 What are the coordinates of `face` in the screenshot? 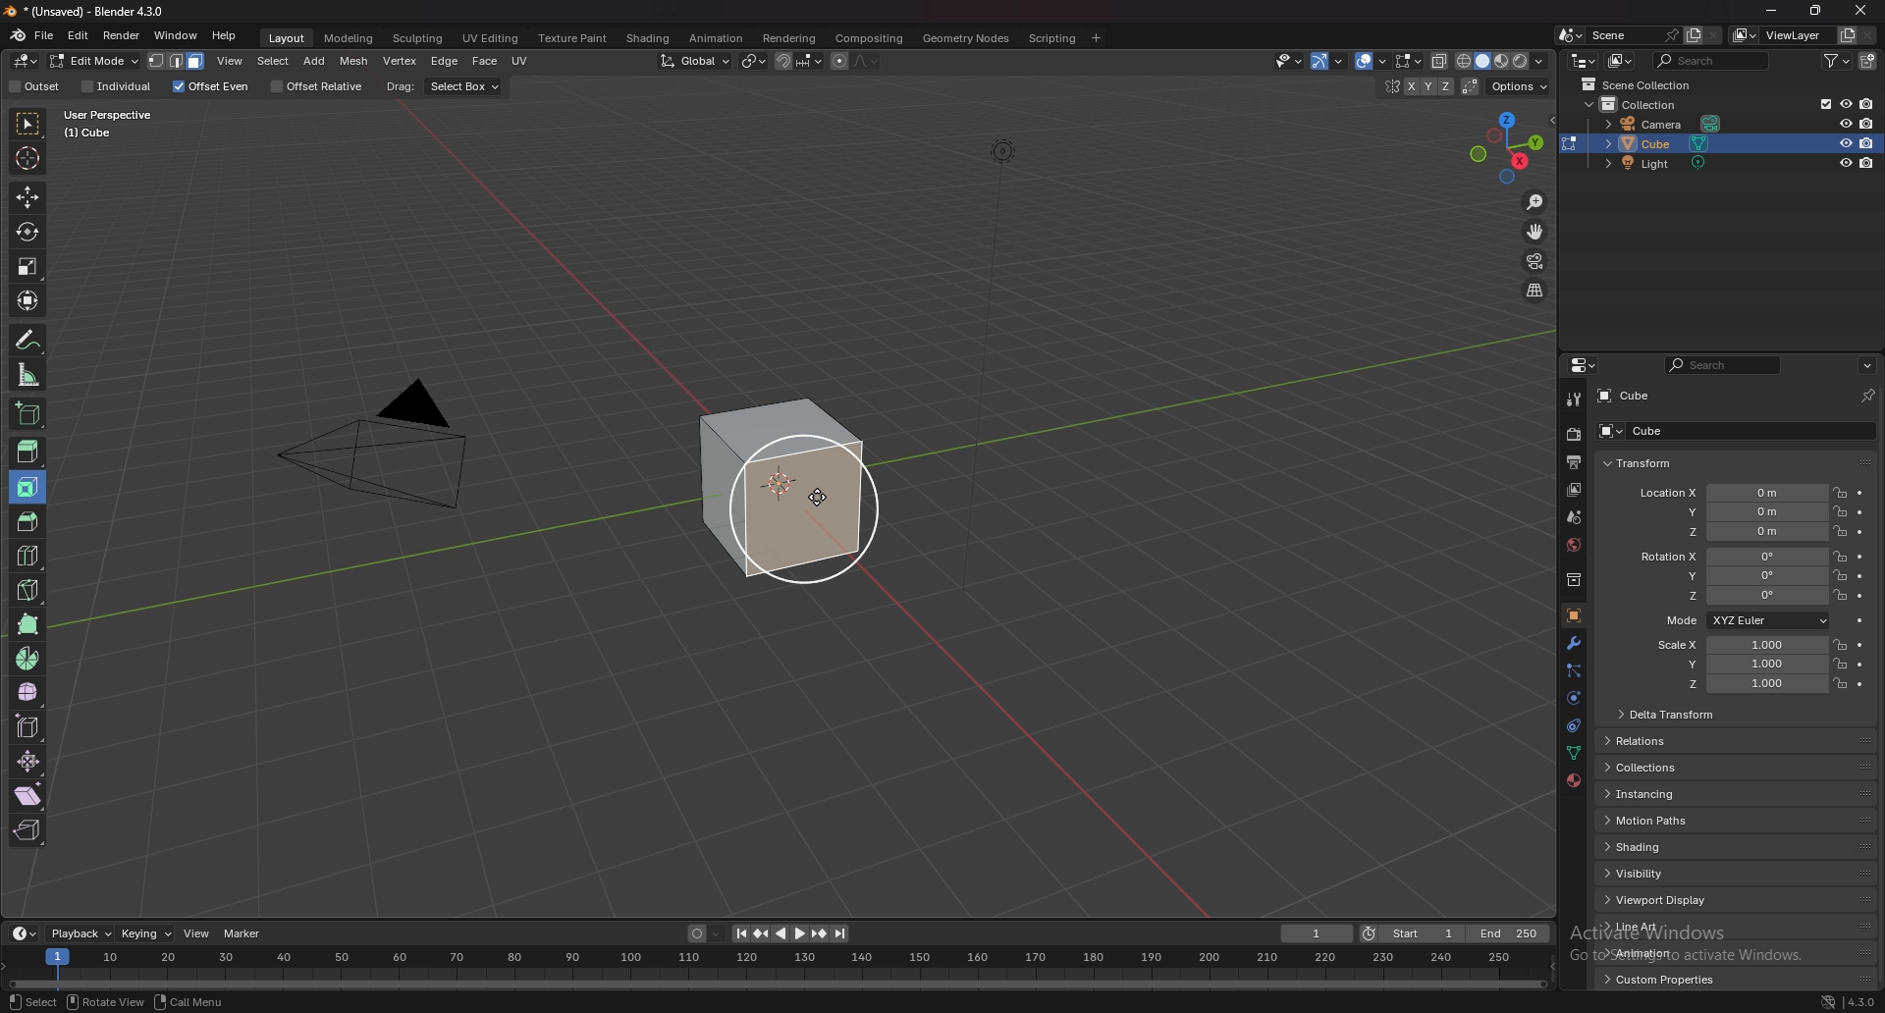 It's located at (485, 62).